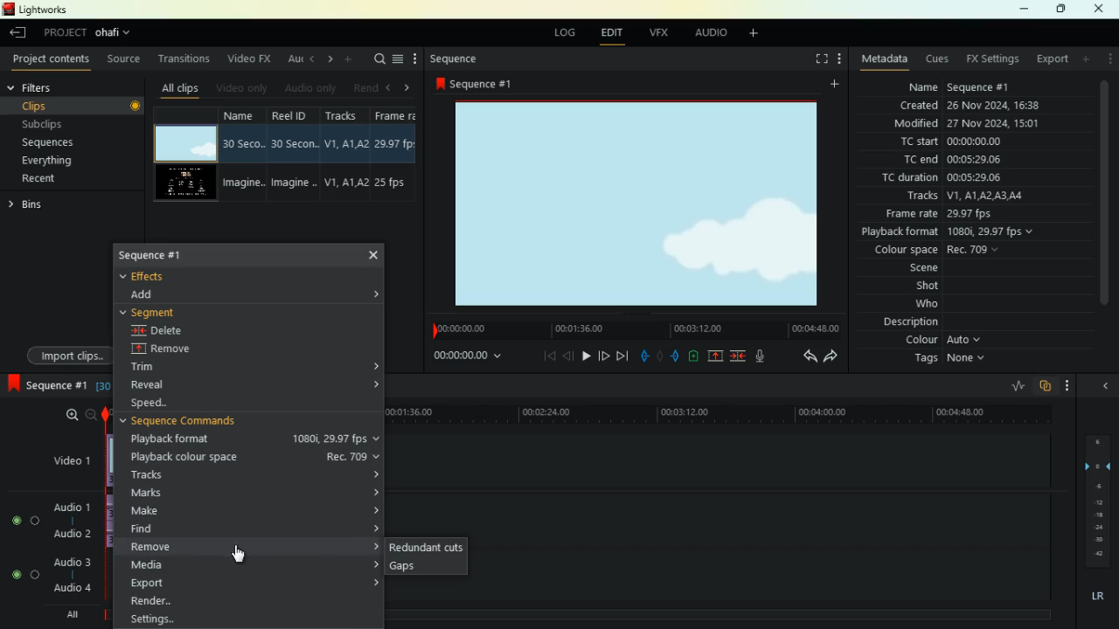 The width and height of the screenshot is (1119, 629). What do you see at coordinates (414, 59) in the screenshot?
I see `more` at bounding box center [414, 59].